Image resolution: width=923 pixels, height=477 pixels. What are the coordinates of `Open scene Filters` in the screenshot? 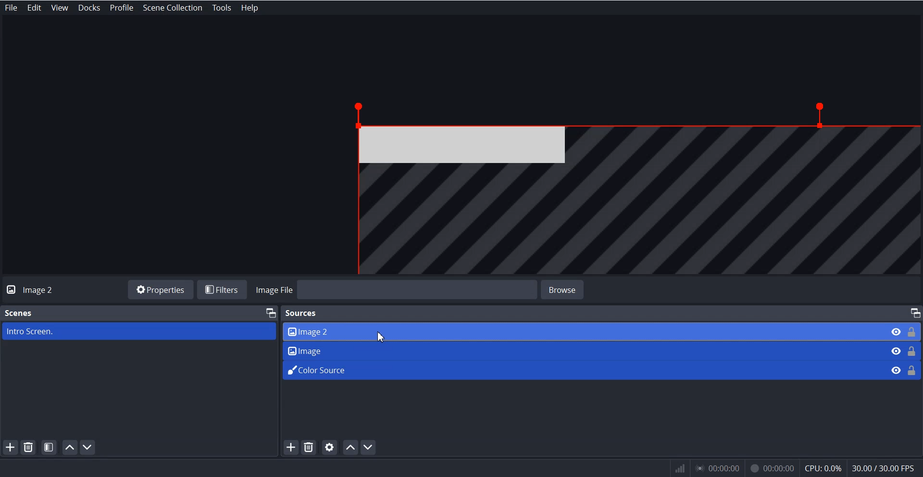 It's located at (50, 447).